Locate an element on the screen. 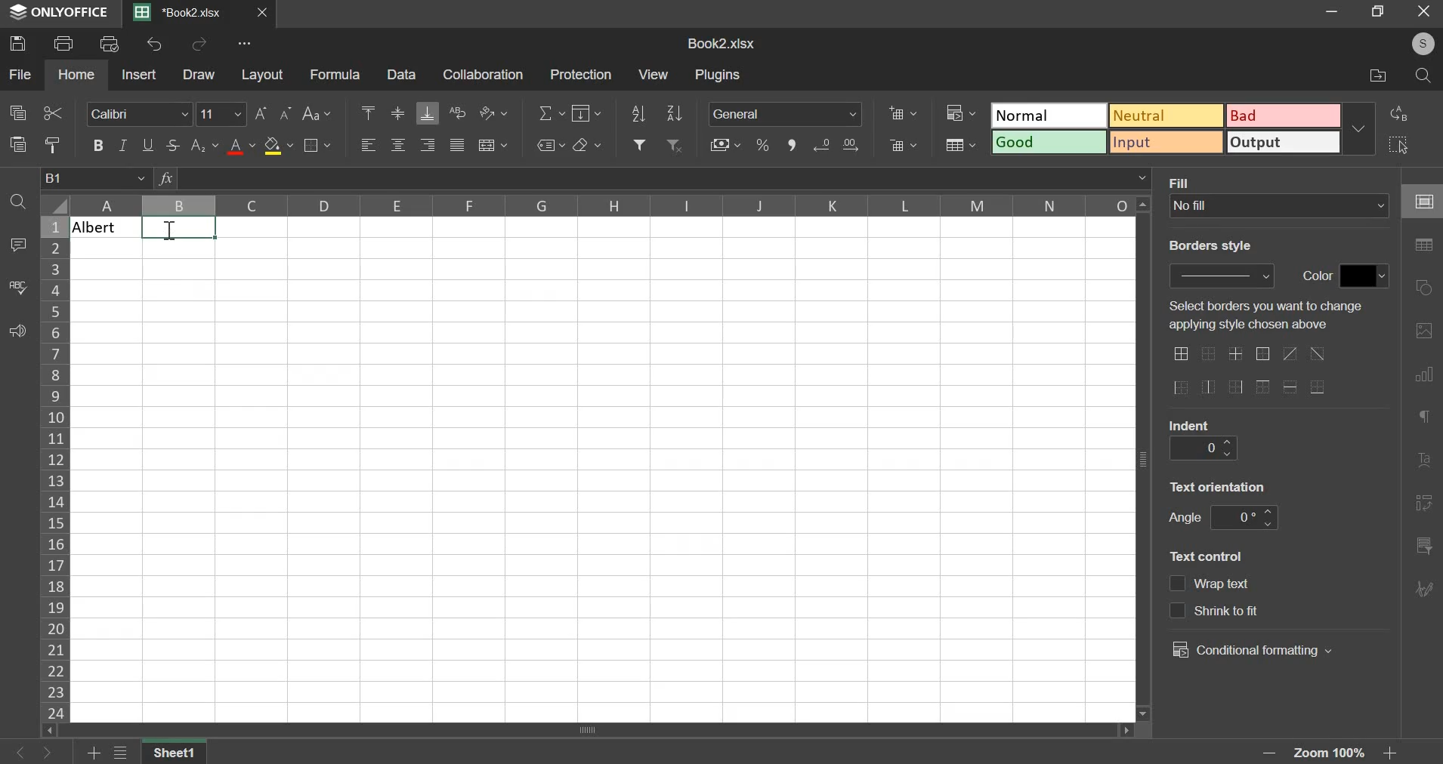 Image resolution: width=1443 pixels, height=764 pixels. paragraph settings is located at coordinates (1428, 420).